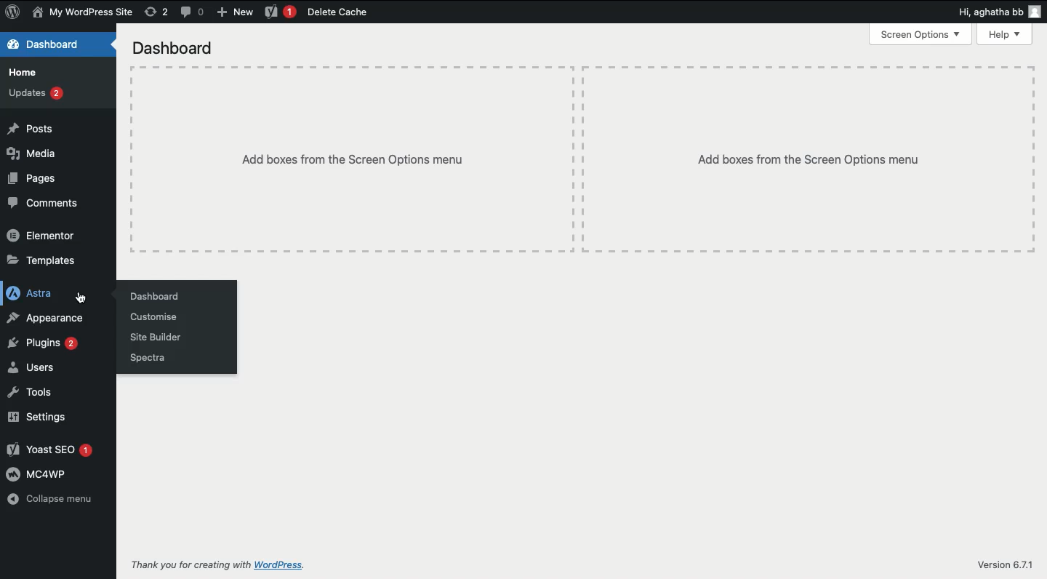 The image size is (1047, 579). What do you see at coordinates (147, 359) in the screenshot?
I see `Spectra` at bounding box center [147, 359].